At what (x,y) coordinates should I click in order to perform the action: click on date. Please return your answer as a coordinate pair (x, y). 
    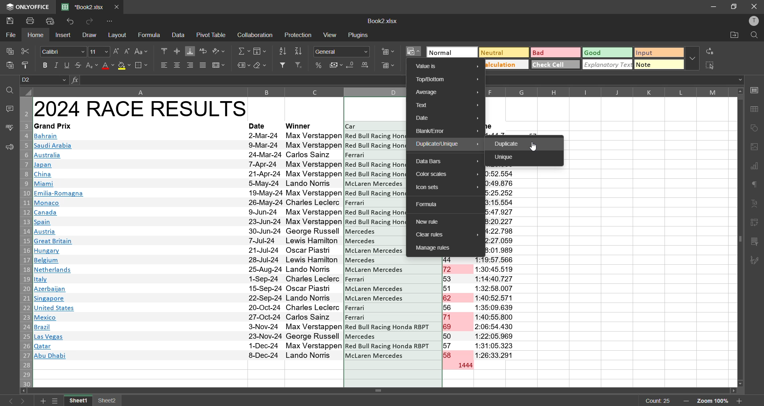
    Looking at the image, I should click on (265, 246).